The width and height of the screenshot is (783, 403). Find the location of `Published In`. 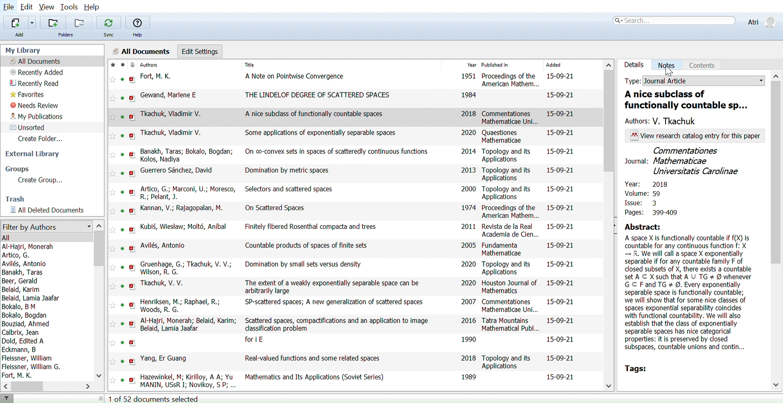

Published In is located at coordinates (495, 65).